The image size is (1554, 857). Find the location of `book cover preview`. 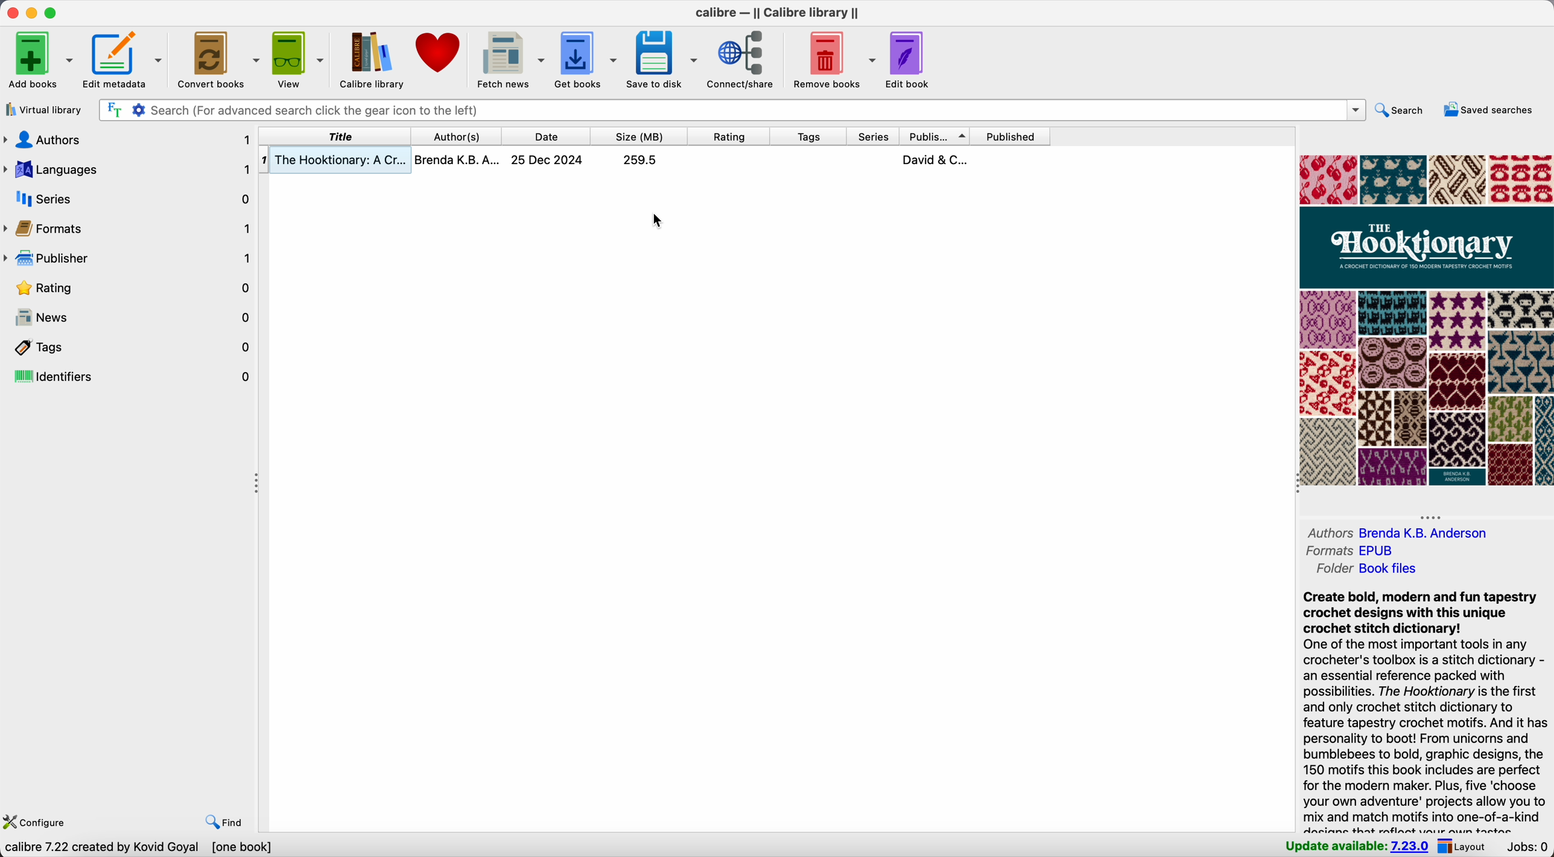

book cover preview is located at coordinates (1425, 320).